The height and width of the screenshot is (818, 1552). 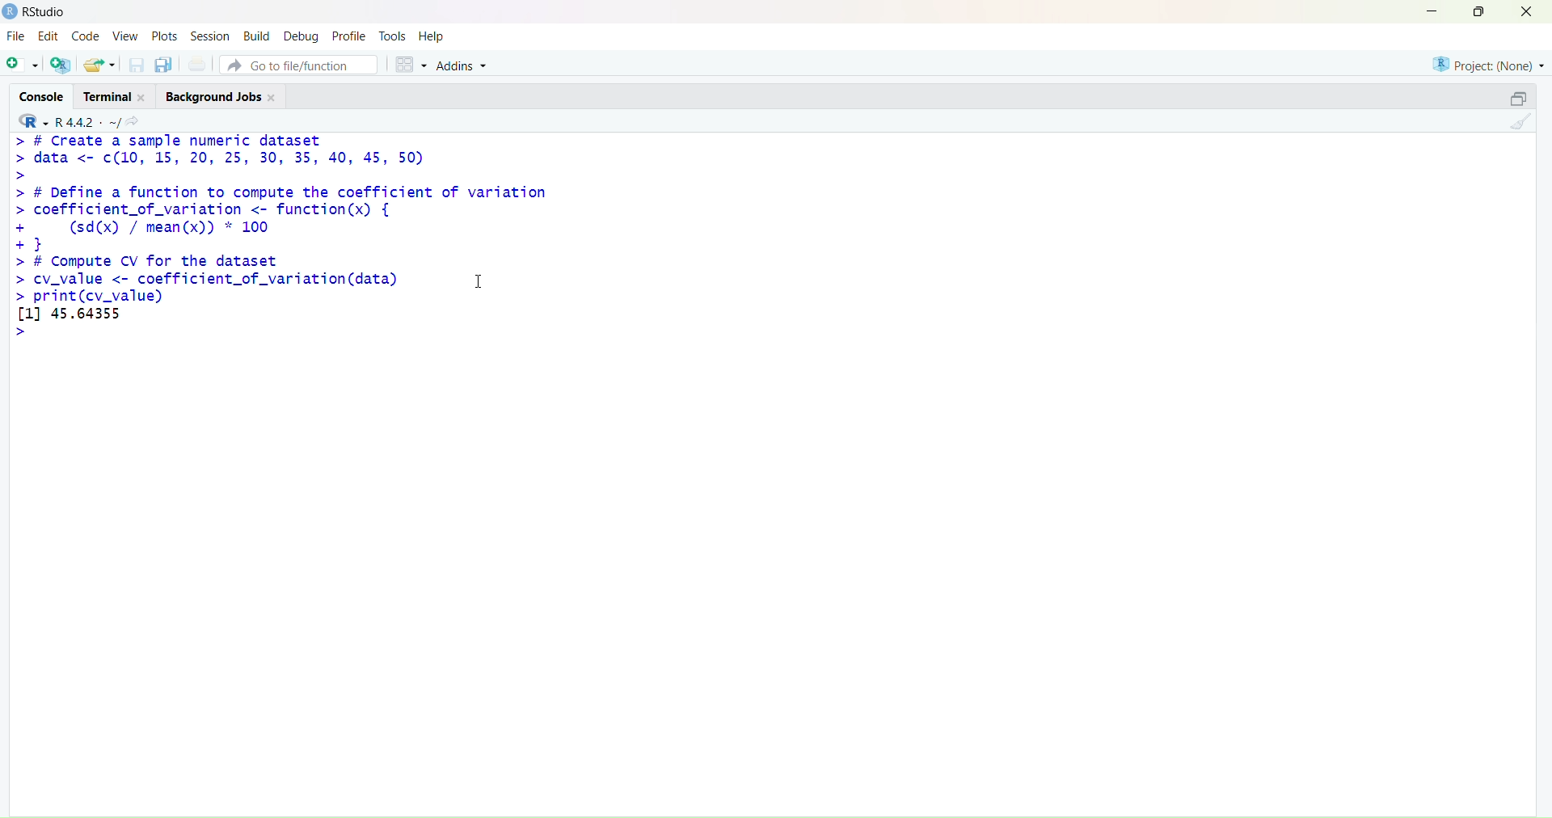 What do you see at coordinates (1479, 11) in the screenshot?
I see `maximise` at bounding box center [1479, 11].